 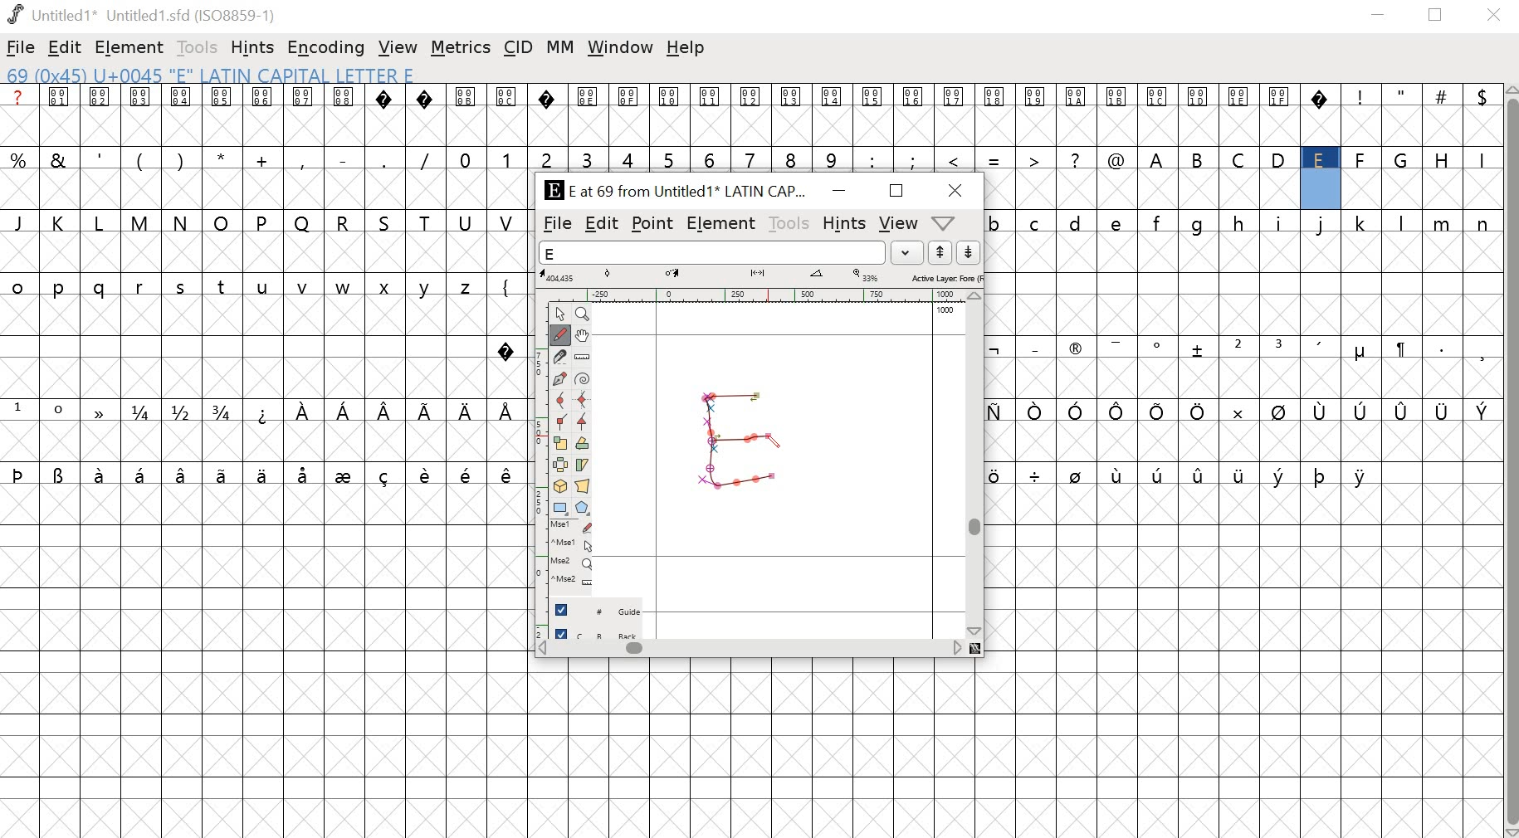 I want to click on 69 (0x45) U+0045 "E" LATIN CAPITAL Letter E, so click(x=214, y=76).